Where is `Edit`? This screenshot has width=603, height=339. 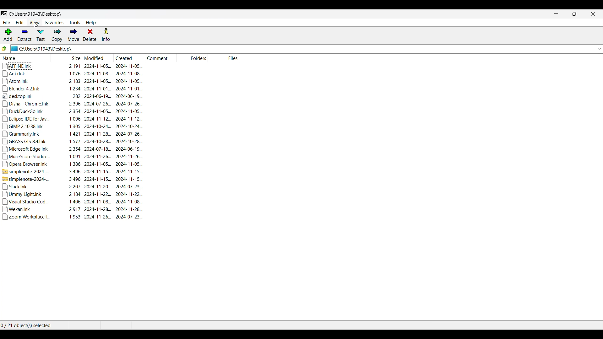
Edit is located at coordinates (20, 22).